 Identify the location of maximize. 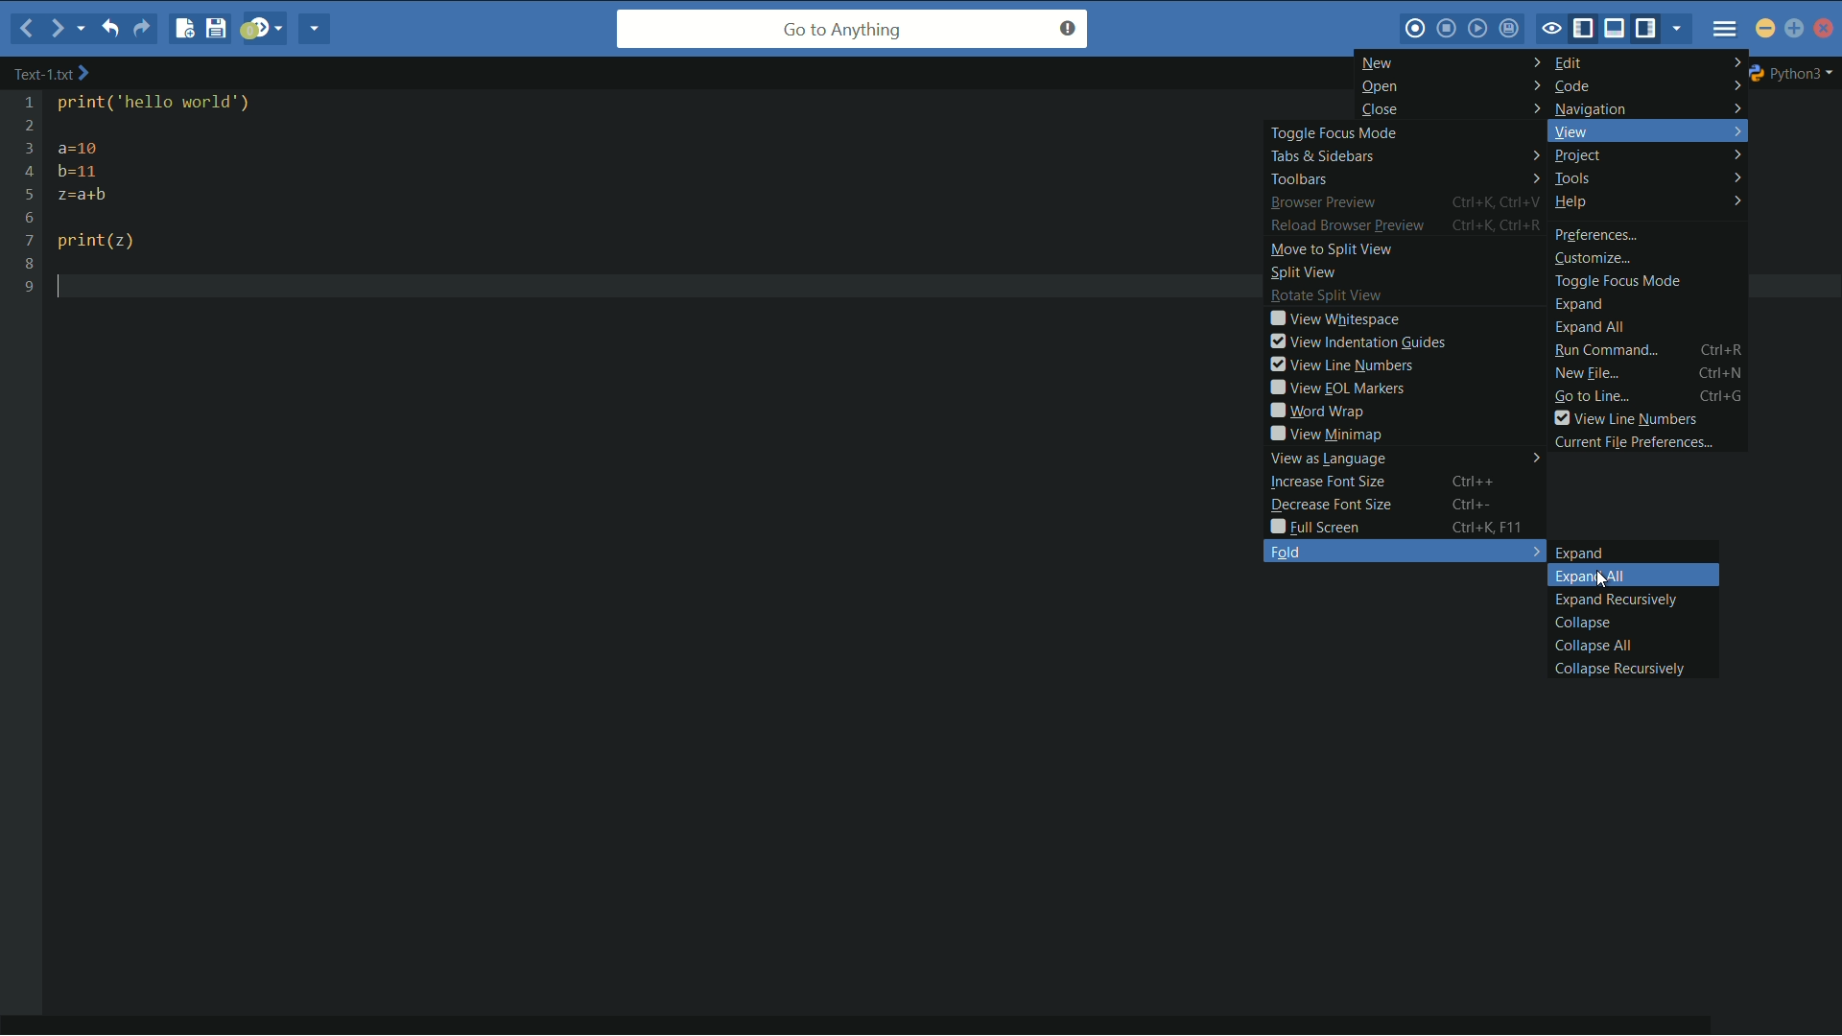
(1795, 31).